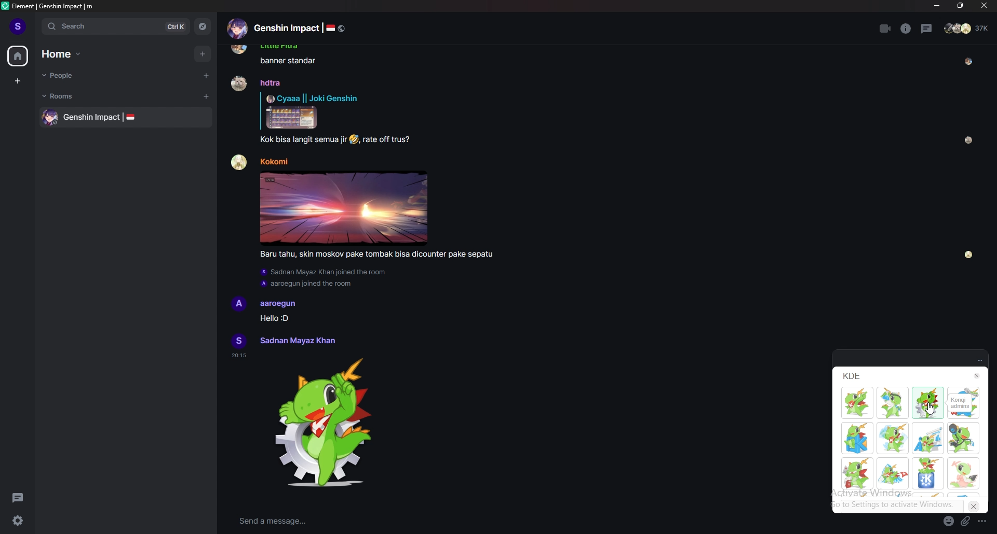 The width and height of the screenshot is (997, 534). Describe the element at coordinates (960, 403) in the screenshot. I see `Kongi admins` at that location.